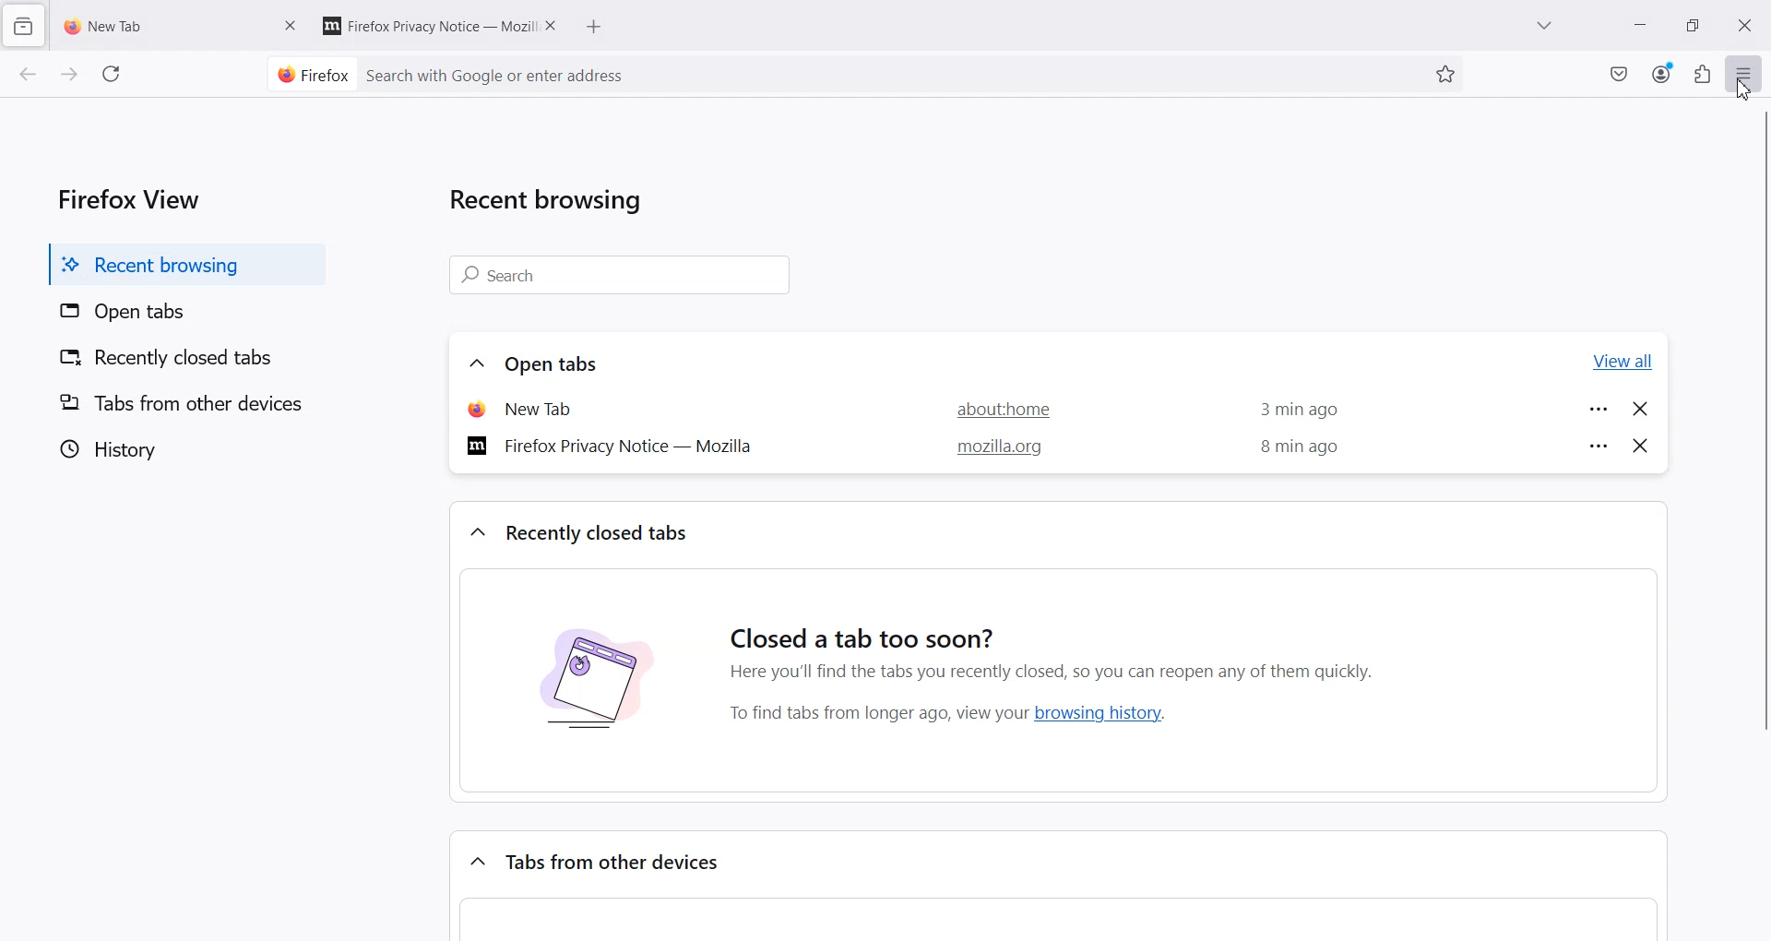 Image resolution: width=1771 pixels, height=941 pixels. What do you see at coordinates (601, 532) in the screenshot?
I see `Recently closed tabs` at bounding box center [601, 532].